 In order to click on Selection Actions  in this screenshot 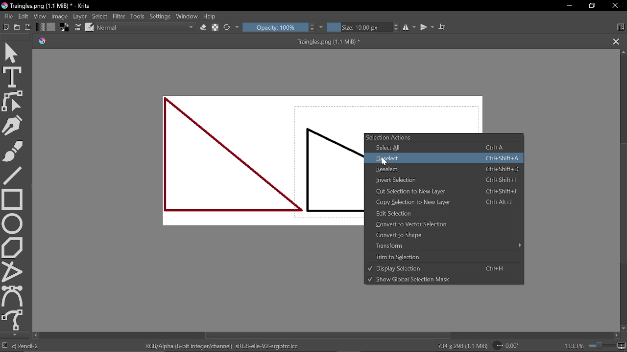, I will do `click(444, 138)`.